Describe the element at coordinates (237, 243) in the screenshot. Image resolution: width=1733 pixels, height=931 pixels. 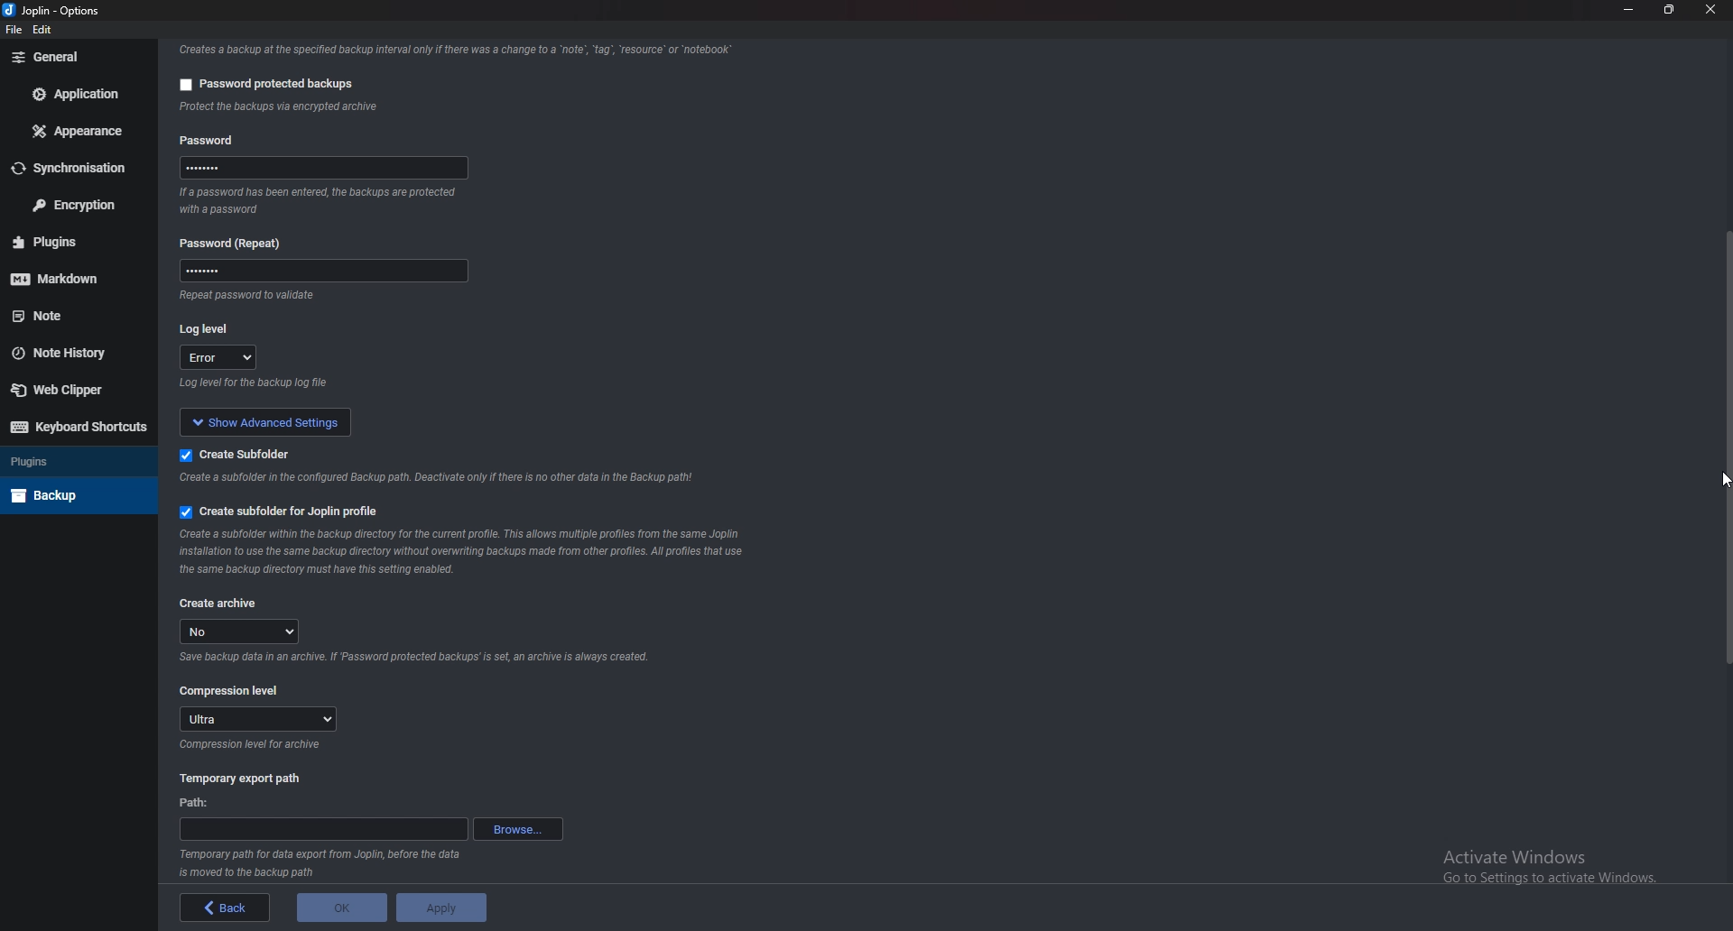
I see `password (repeat)` at that location.